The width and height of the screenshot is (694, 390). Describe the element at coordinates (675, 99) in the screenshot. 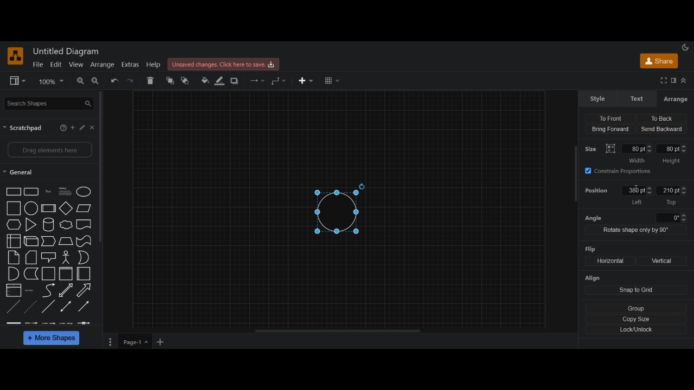

I see `arrange` at that location.